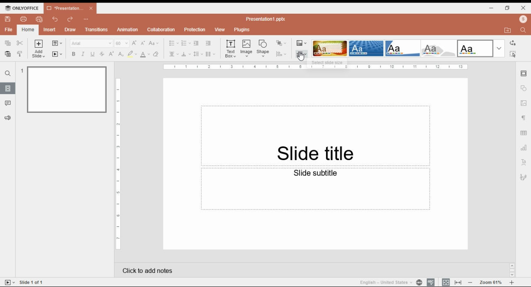 The width and height of the screenshot is (531, 287). What do you see at coordinates (470, 282) in the screenshot?
I see `zoom out` at bounding box center [470, 282].